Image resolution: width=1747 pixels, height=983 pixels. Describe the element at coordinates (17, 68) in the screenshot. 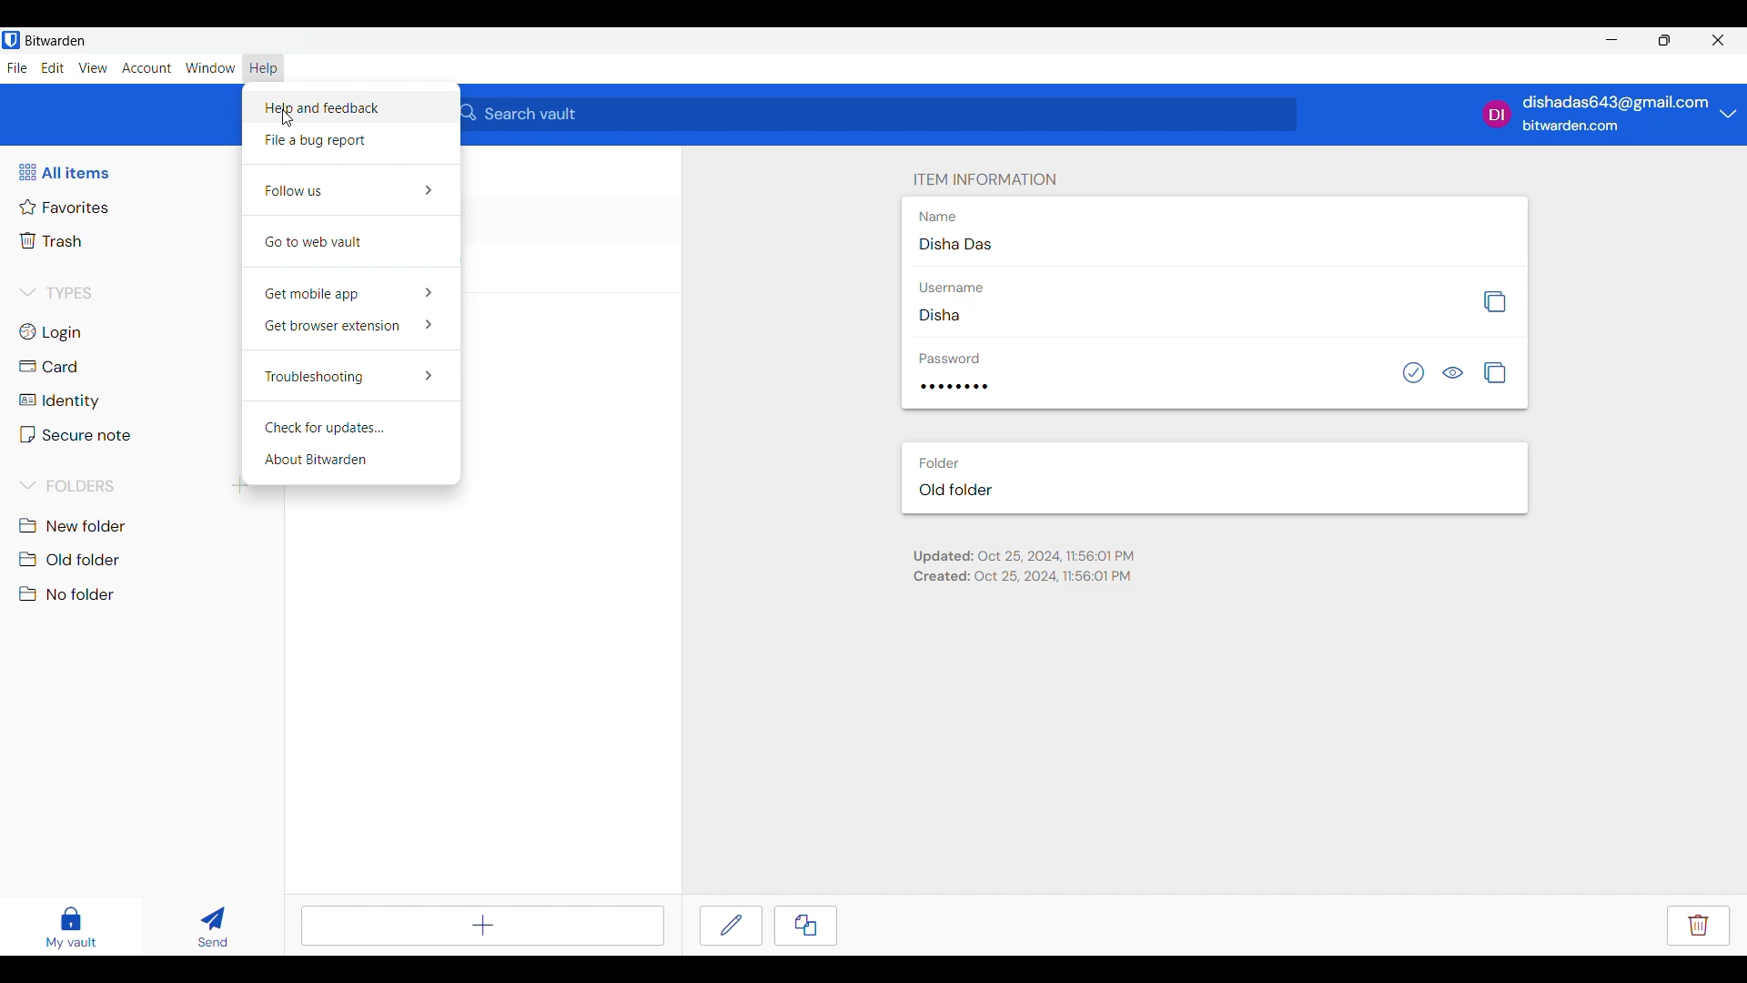

I see `File menu` at that location.